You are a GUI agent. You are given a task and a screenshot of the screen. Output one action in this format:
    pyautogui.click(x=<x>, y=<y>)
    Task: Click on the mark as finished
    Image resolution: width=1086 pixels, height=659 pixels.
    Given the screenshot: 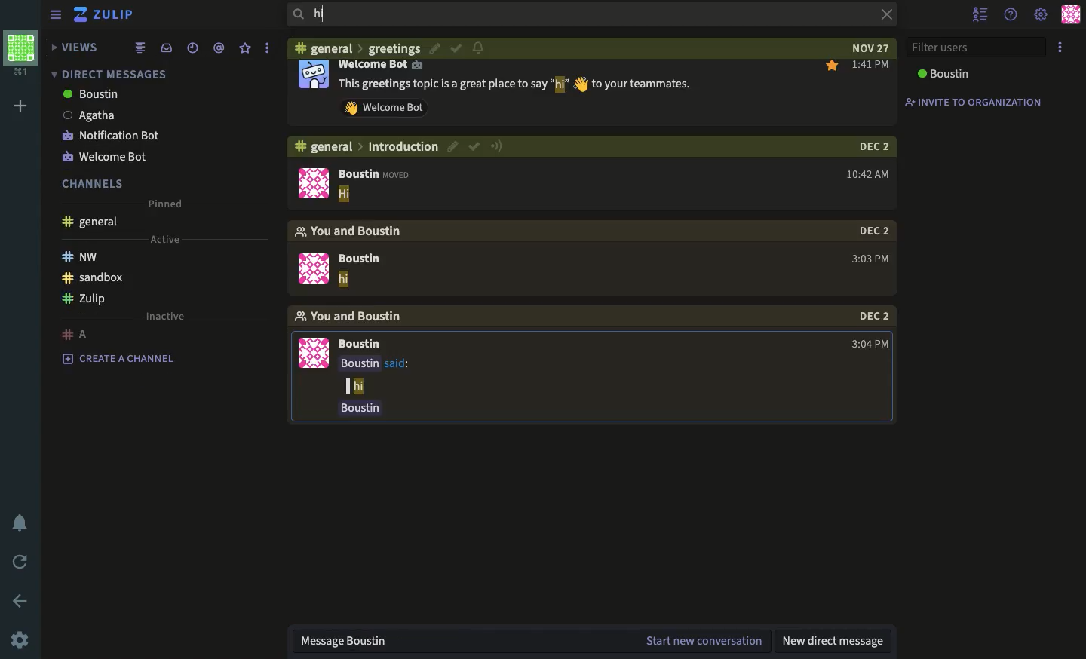 What is the action you would take?
    pyautogui.click(x=454, y=48)
    